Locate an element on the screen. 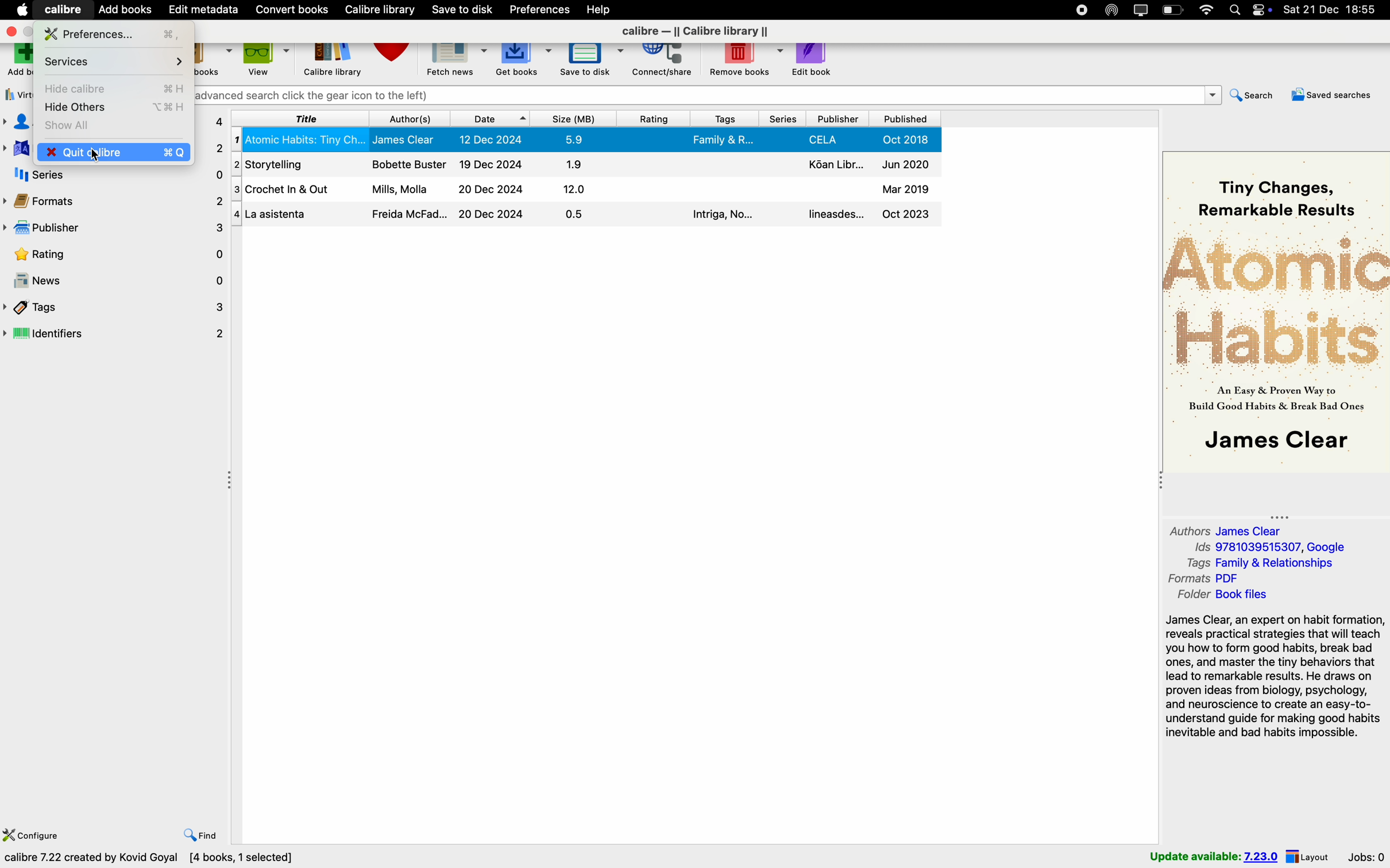 The image size is (1390, 868). saved searches is located at coordinates (1330, 98).